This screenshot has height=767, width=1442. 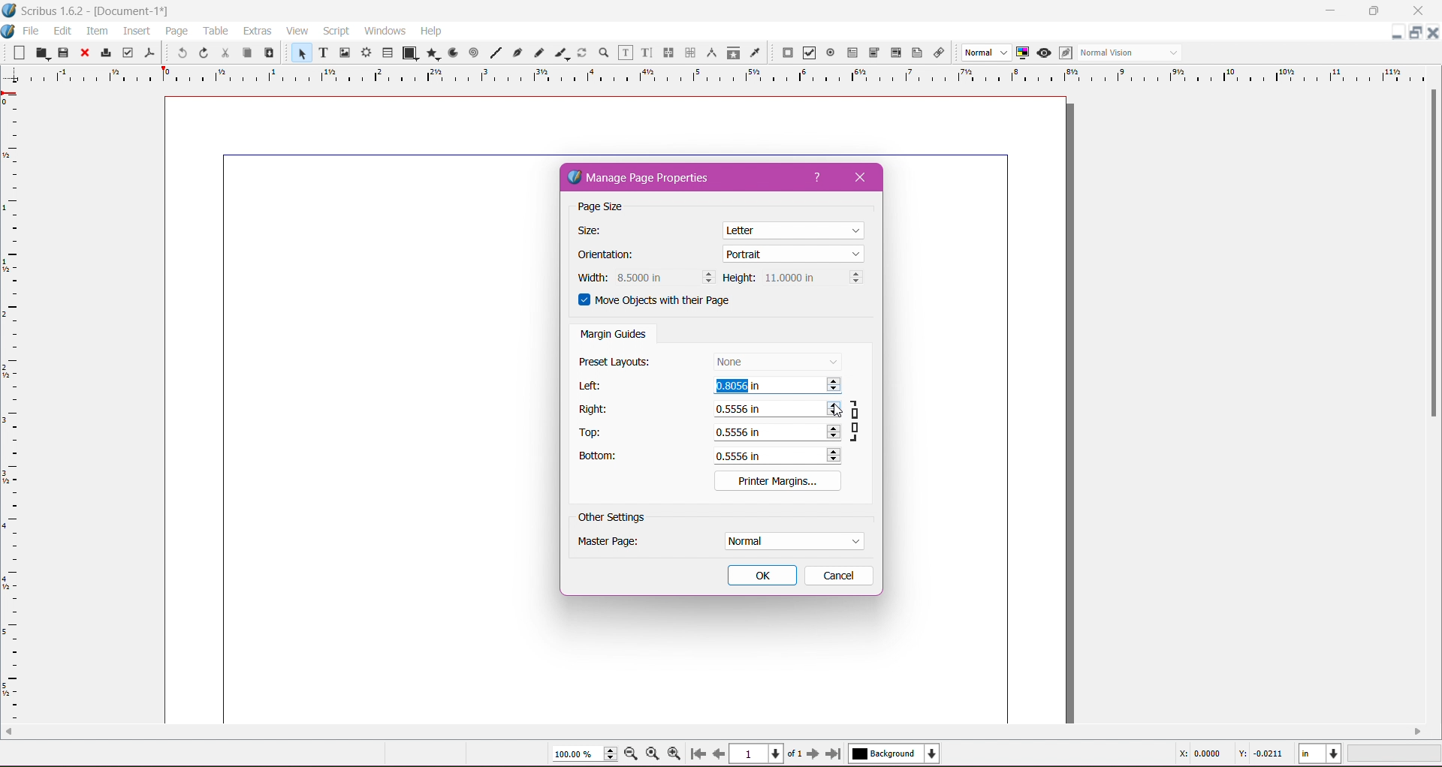 I want to click on Set left margin, so click(x=777, y=387).